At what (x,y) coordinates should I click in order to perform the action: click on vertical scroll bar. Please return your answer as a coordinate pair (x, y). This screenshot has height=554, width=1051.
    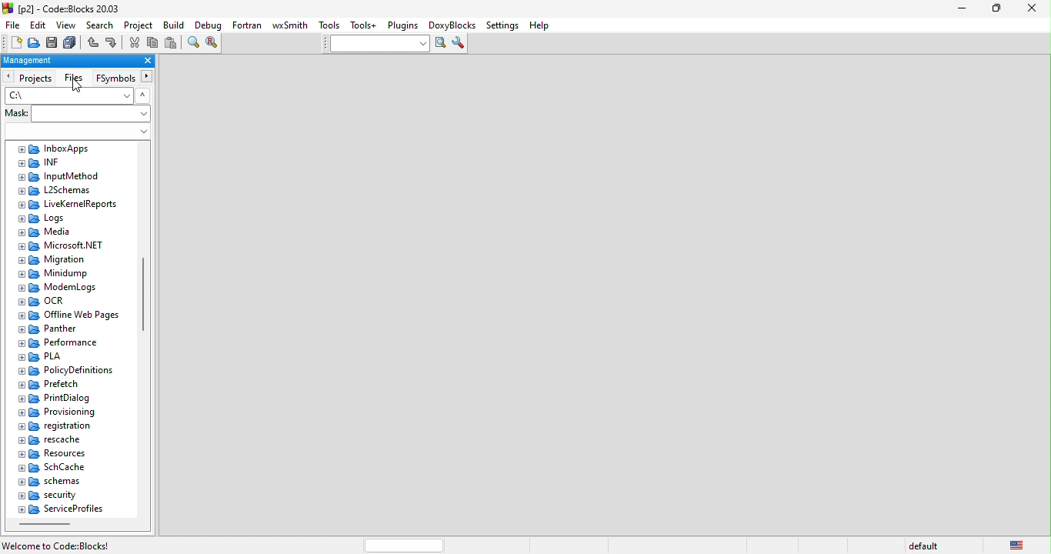
    Looking at the image, I should click on (145, 329).